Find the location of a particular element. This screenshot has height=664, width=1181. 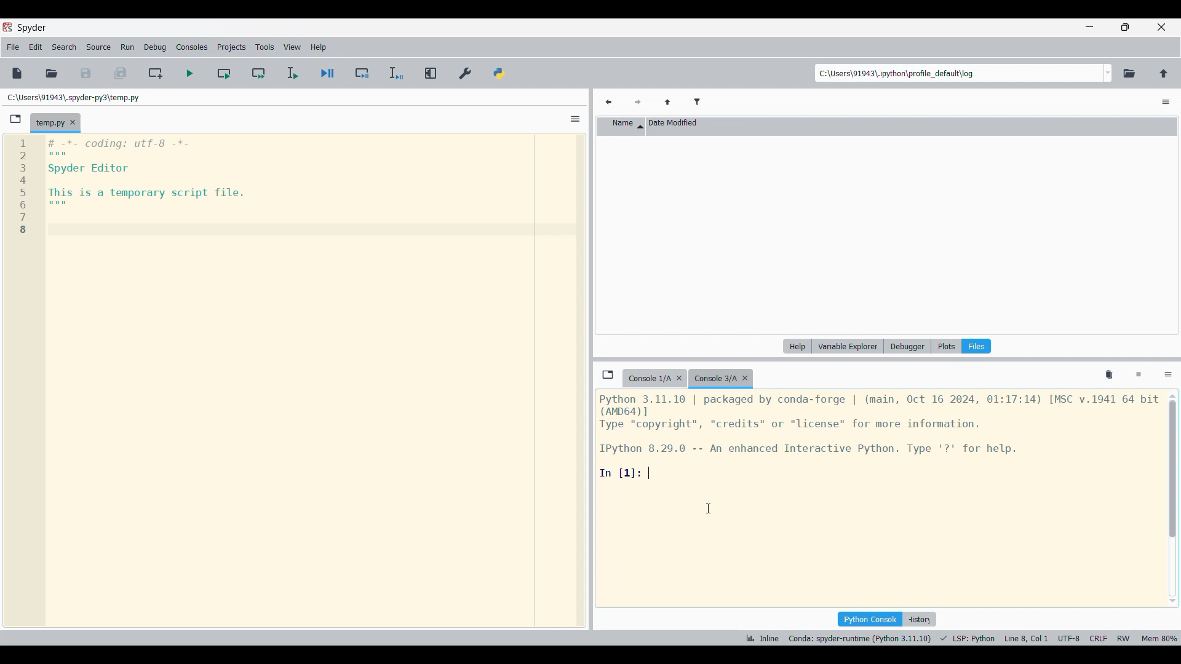

Tools menu is located at coordinates (265, 47).